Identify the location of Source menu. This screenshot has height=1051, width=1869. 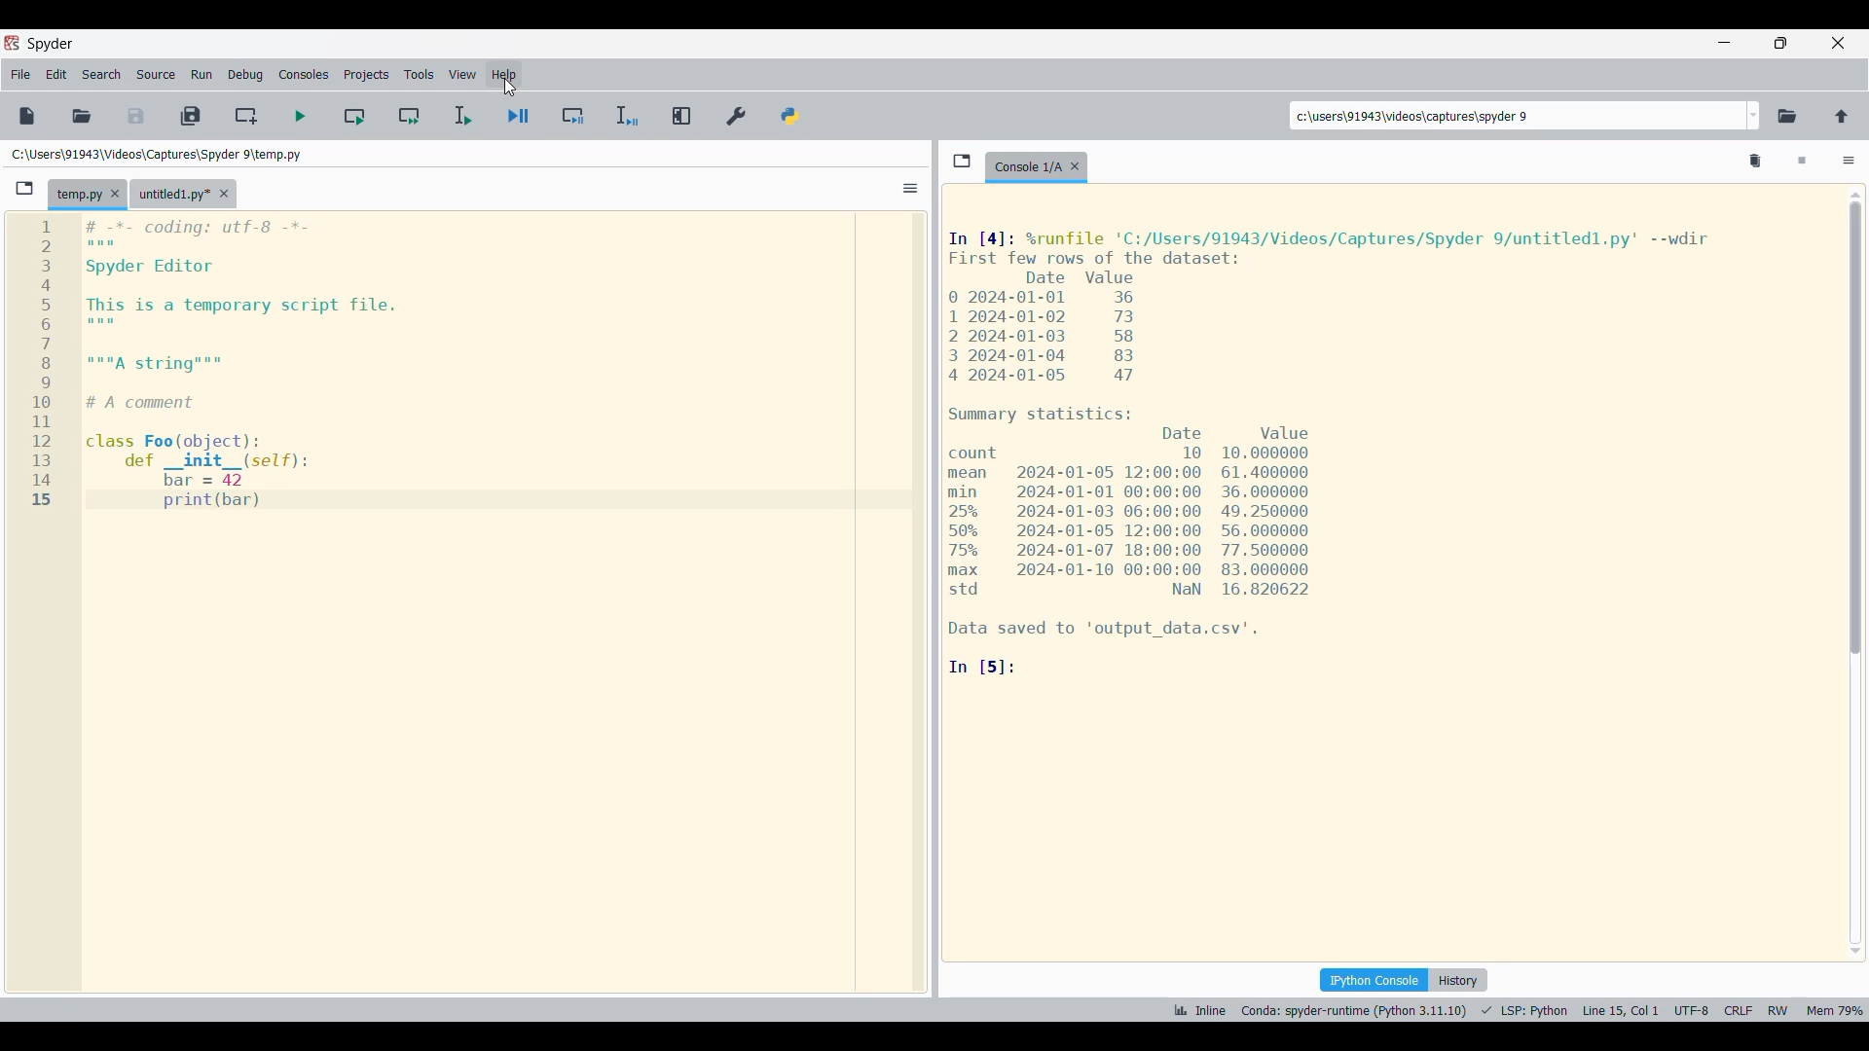
(156, 74).